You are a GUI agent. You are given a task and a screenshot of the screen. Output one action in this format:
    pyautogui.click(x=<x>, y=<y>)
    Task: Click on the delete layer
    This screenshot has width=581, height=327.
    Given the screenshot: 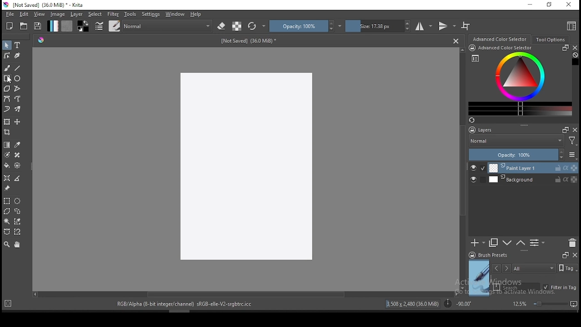 What is the action you would take?
    pyautogui.click(x=572, y=243)
    